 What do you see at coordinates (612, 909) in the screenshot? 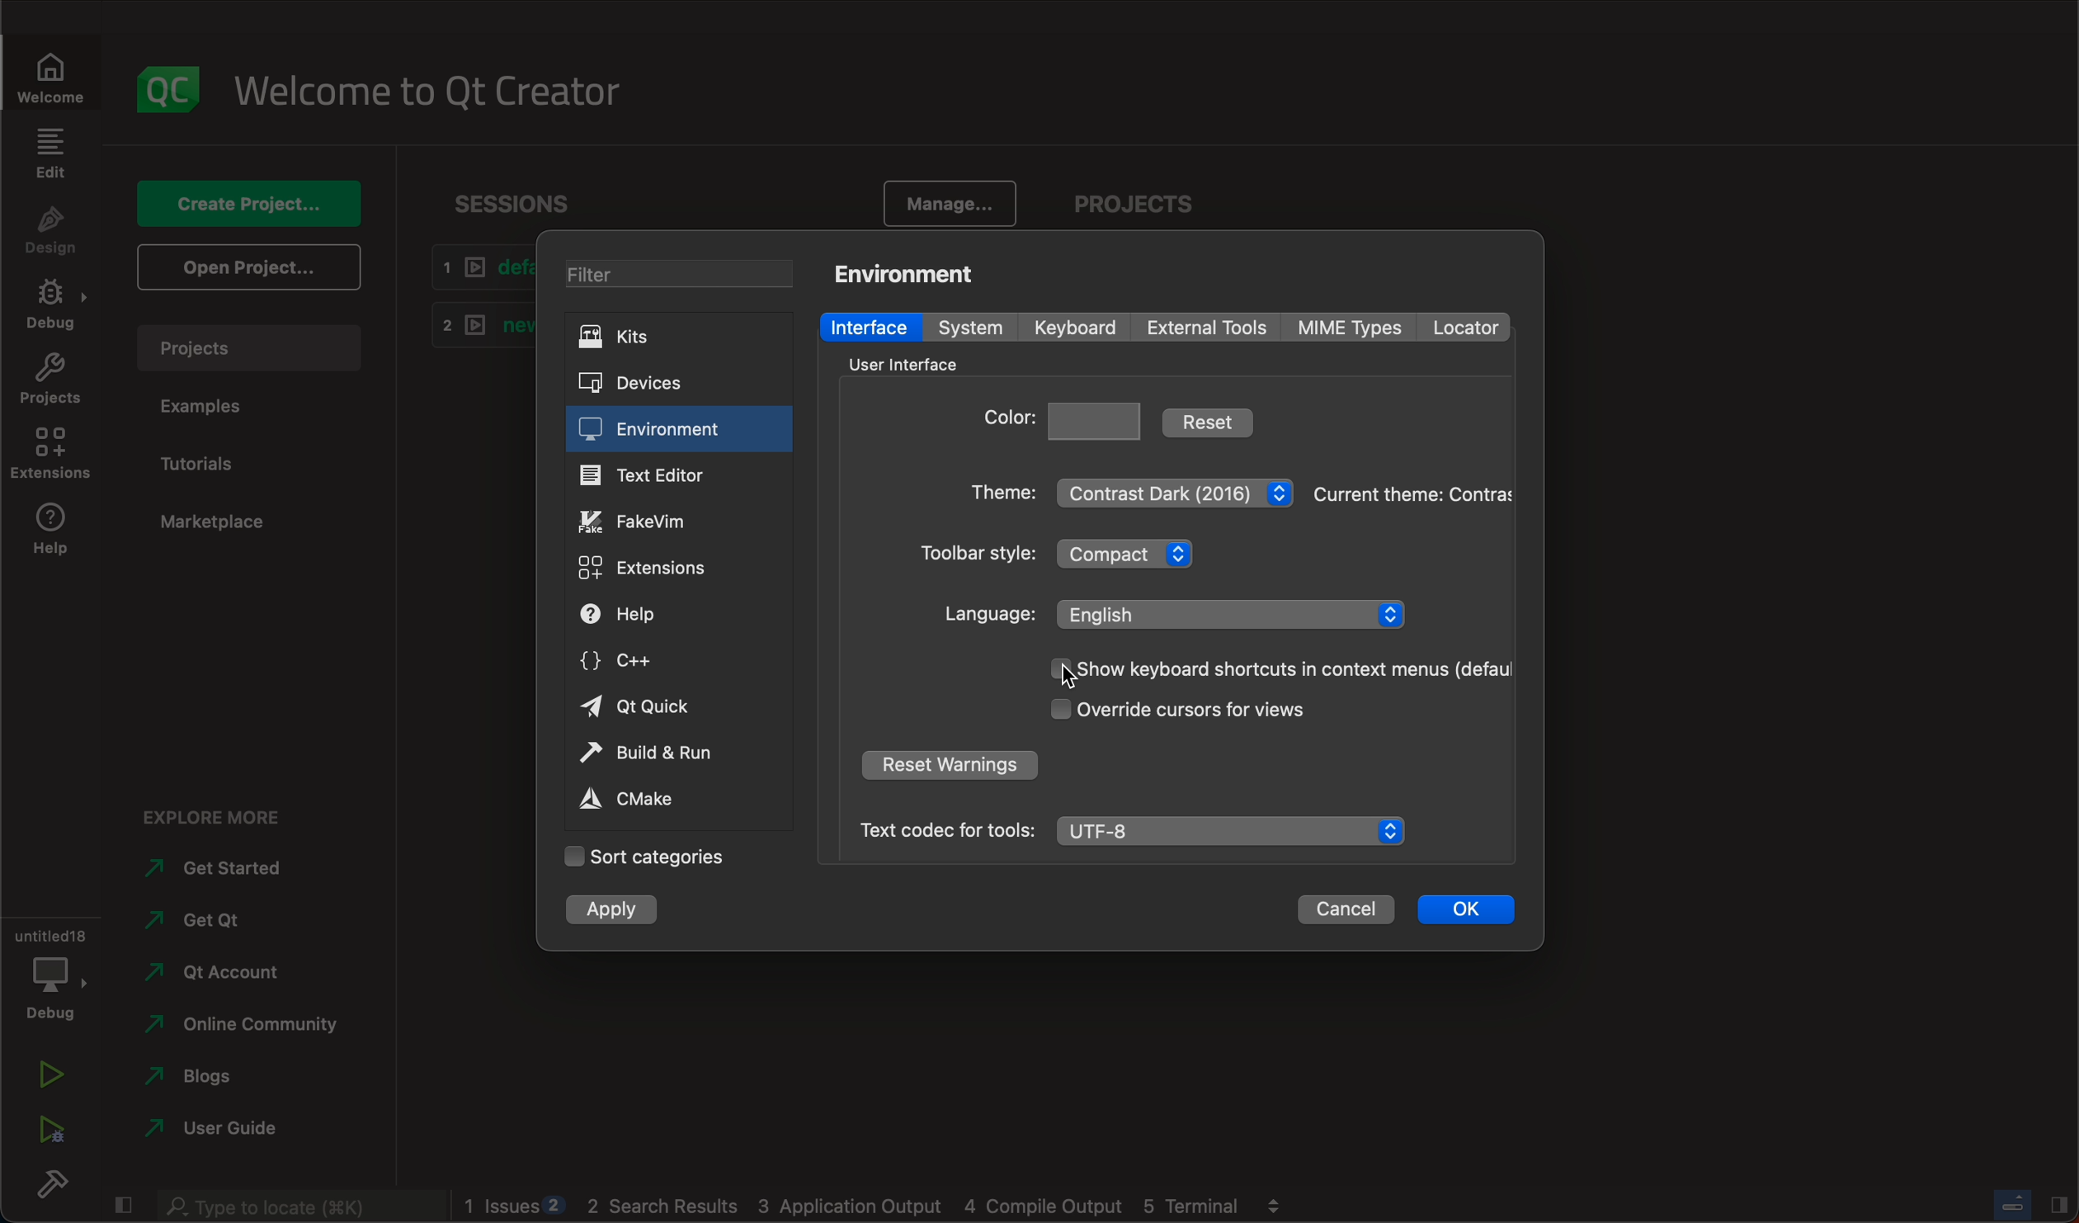
I see `apply` at bounding box center [612, 909].